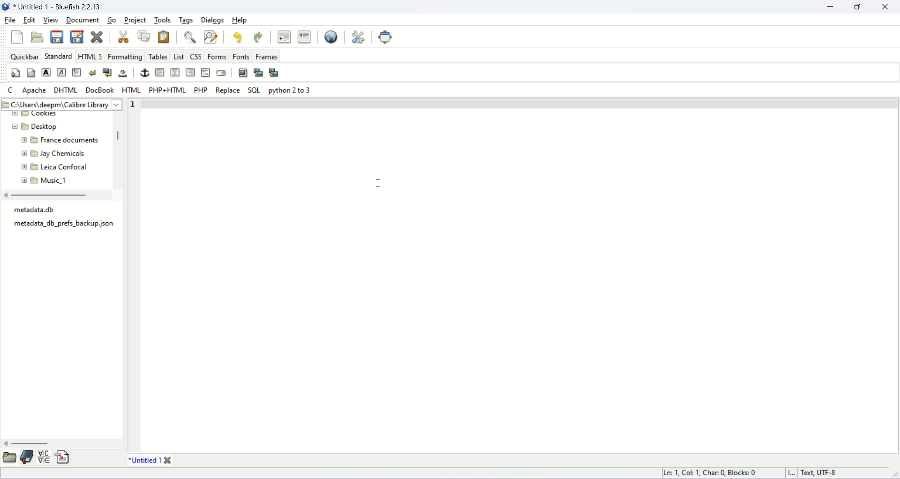 The width and height of the screenshot is (900, 479). I want to click on C, so click(10, 90).